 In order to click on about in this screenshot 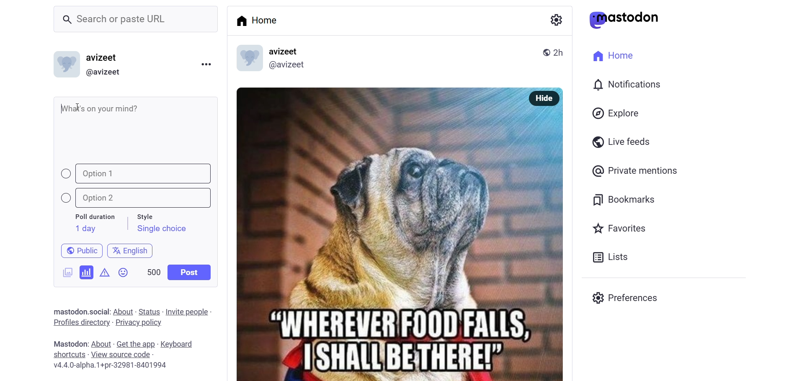, I will do `click(100, 344)`.